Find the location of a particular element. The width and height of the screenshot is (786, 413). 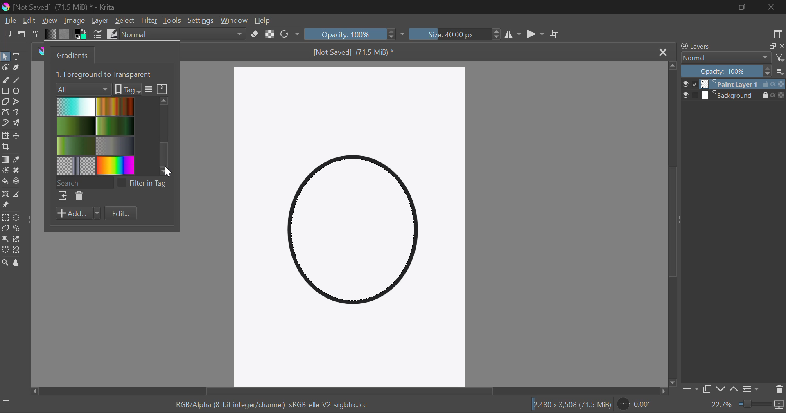

Lock Alpha is located at coordinates (271, 34).